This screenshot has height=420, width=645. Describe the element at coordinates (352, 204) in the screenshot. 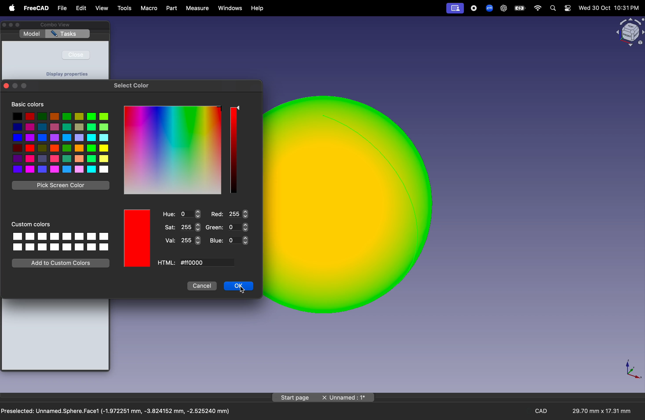

I see `sphere` at that location.